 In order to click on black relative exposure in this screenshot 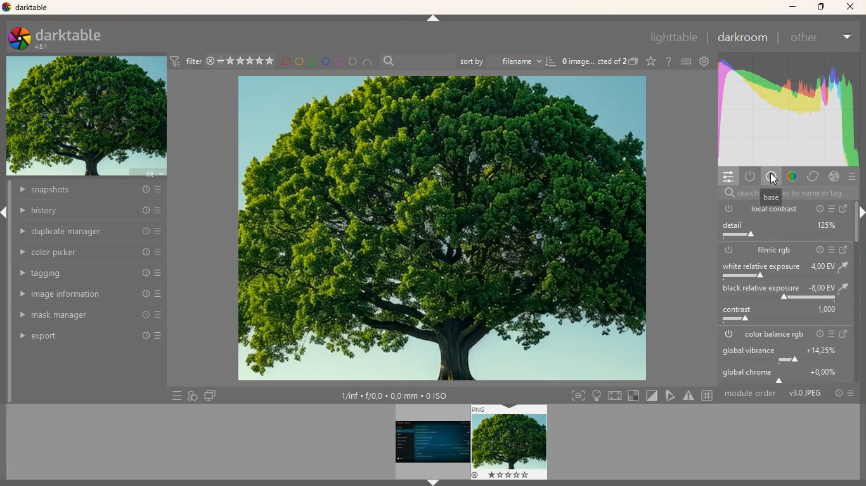, I will do `click(783, 291)`.